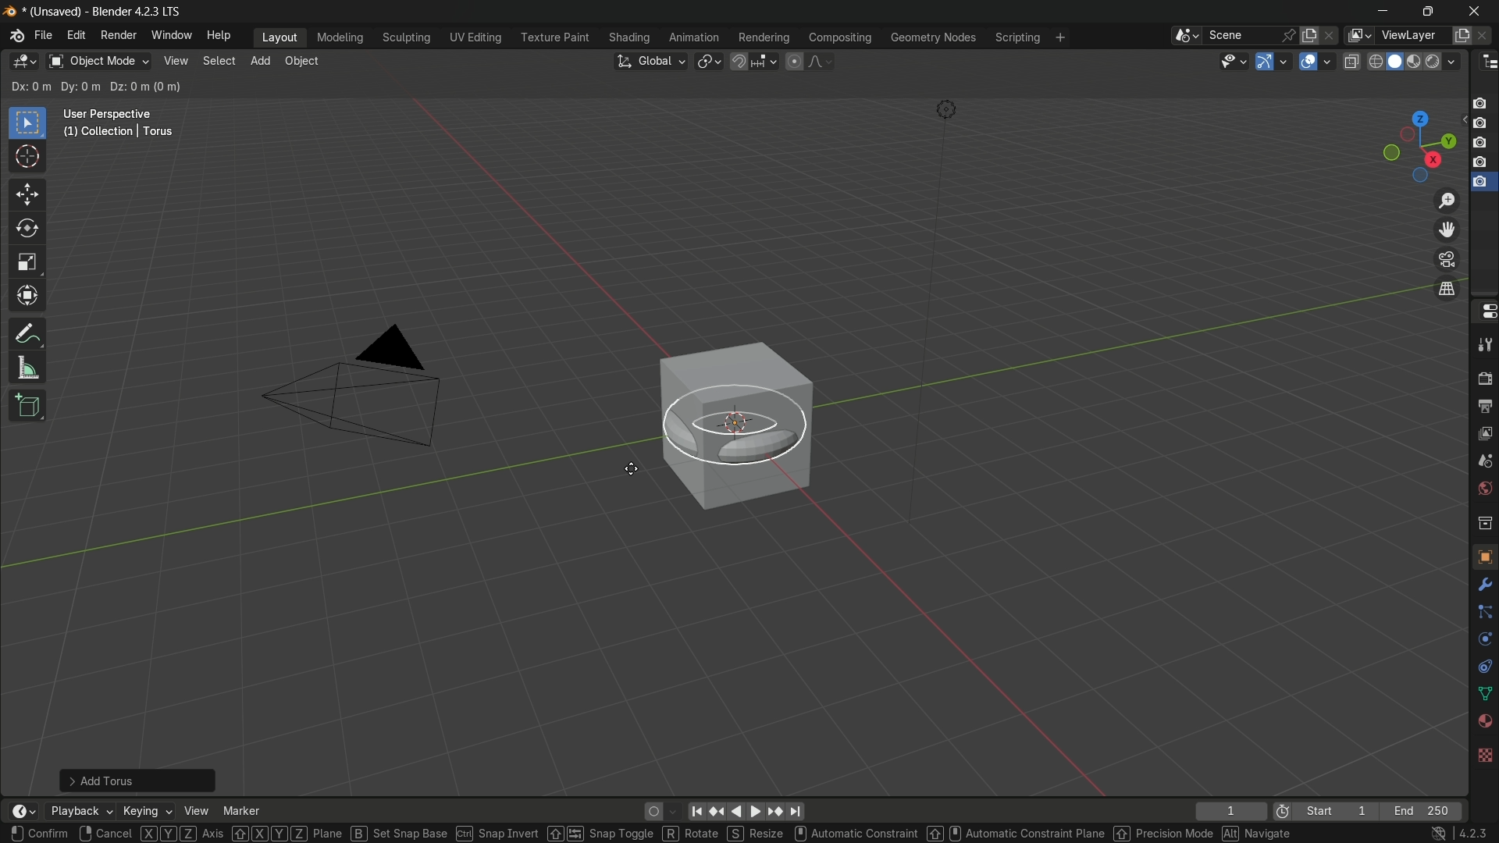  What do you see at coordinates (28, 368) in the screenshot?
I see `measure` at bounding box center [28, 368].